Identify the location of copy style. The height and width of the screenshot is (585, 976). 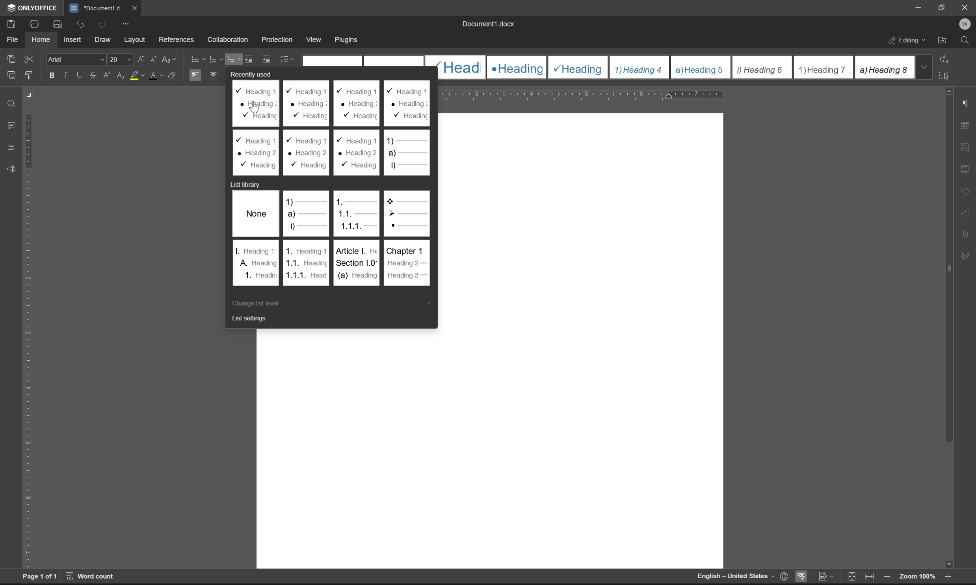
(29, 76).